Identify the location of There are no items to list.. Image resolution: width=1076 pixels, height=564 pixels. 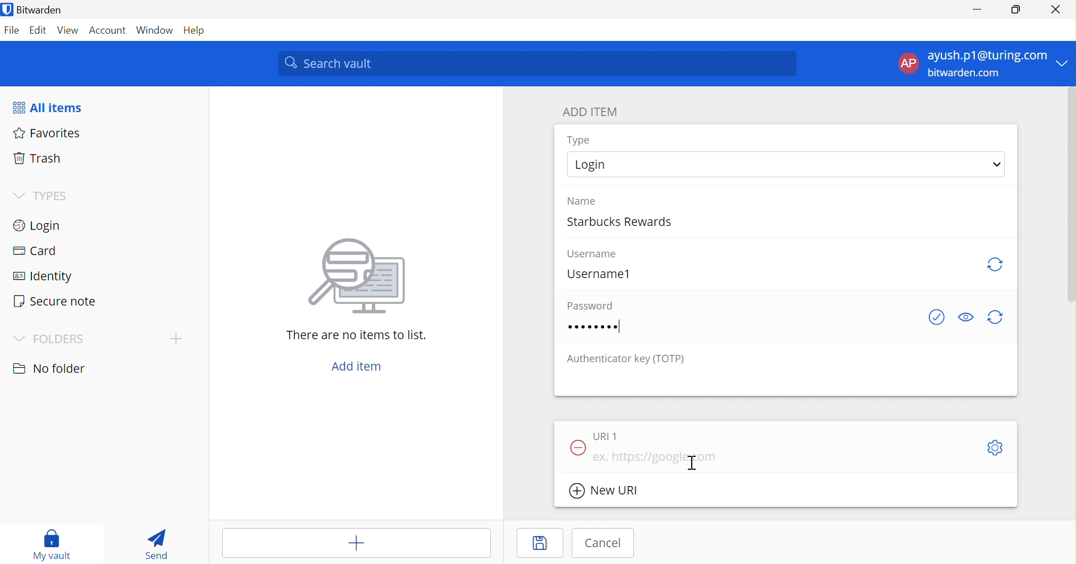
(357, 336).